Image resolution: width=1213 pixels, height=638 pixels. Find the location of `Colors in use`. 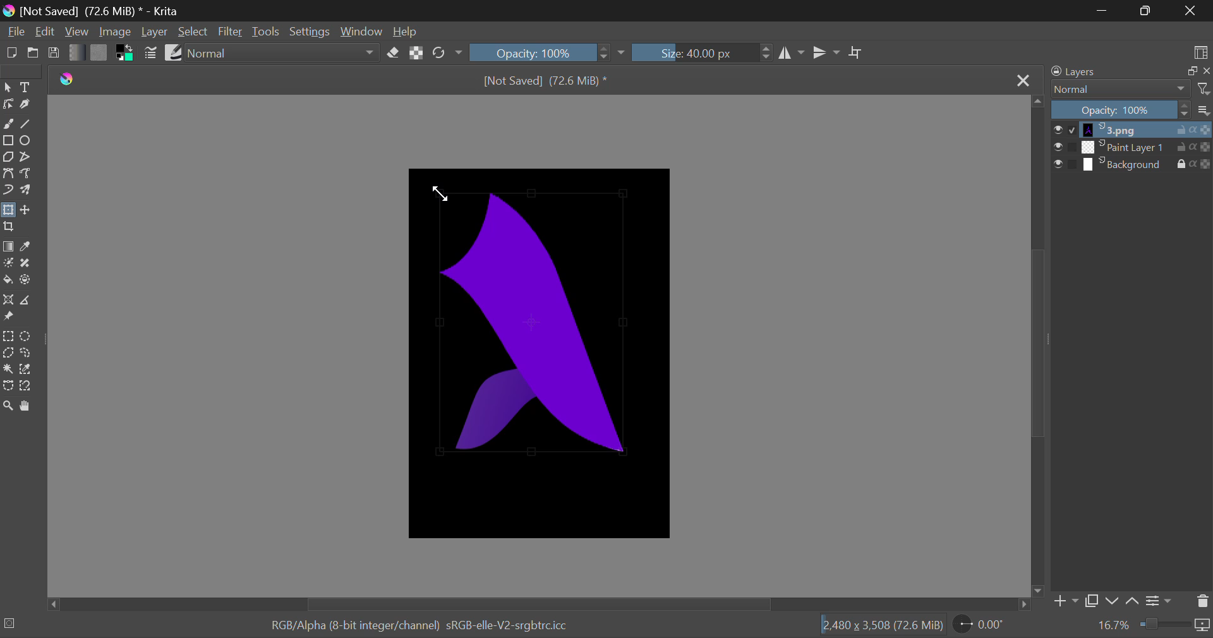

Colors in use is located at coordinates (126, 53).